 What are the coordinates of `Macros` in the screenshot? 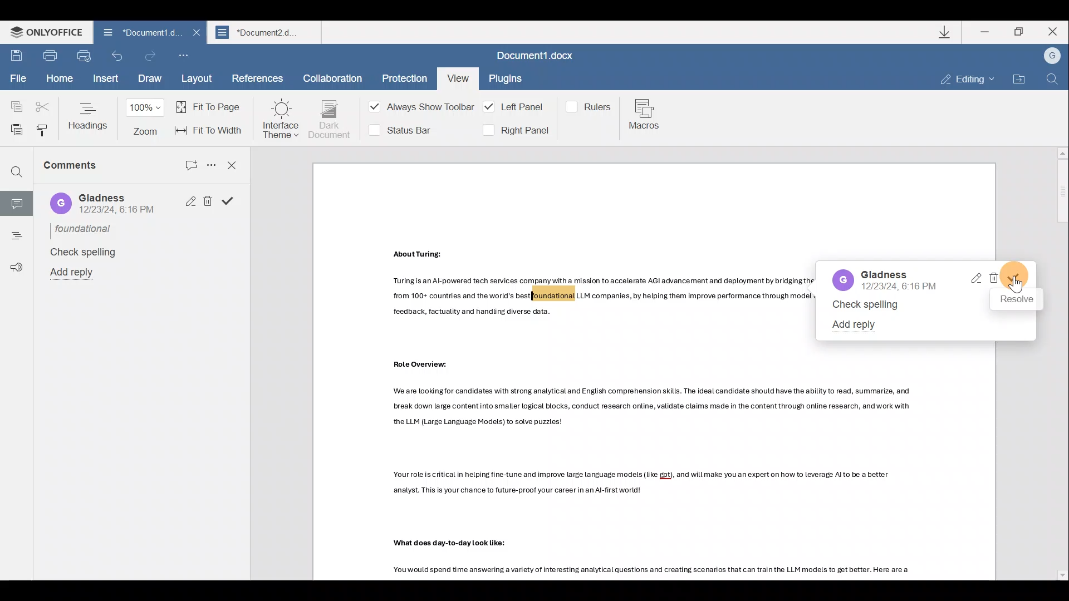 It's located at (647, 116).